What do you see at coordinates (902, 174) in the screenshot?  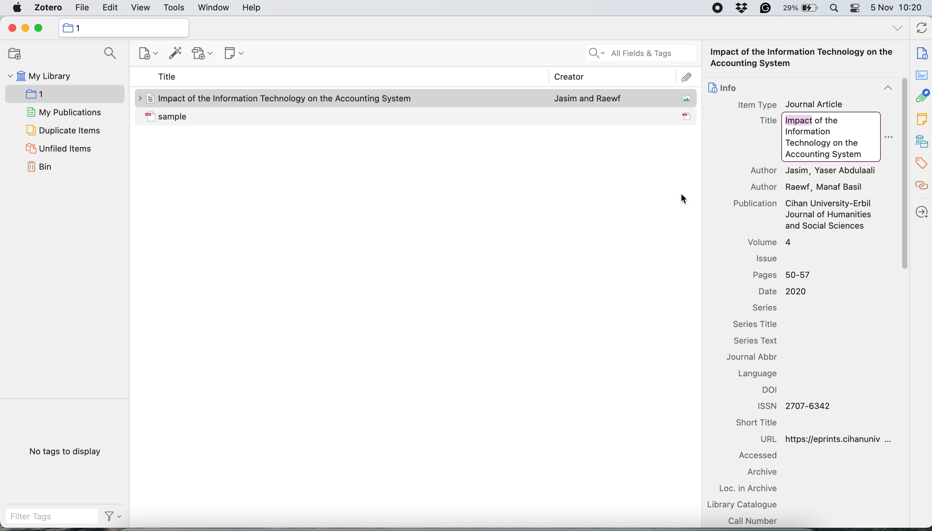 I see `vertical scroll bar` at bounding box center [902, 174].